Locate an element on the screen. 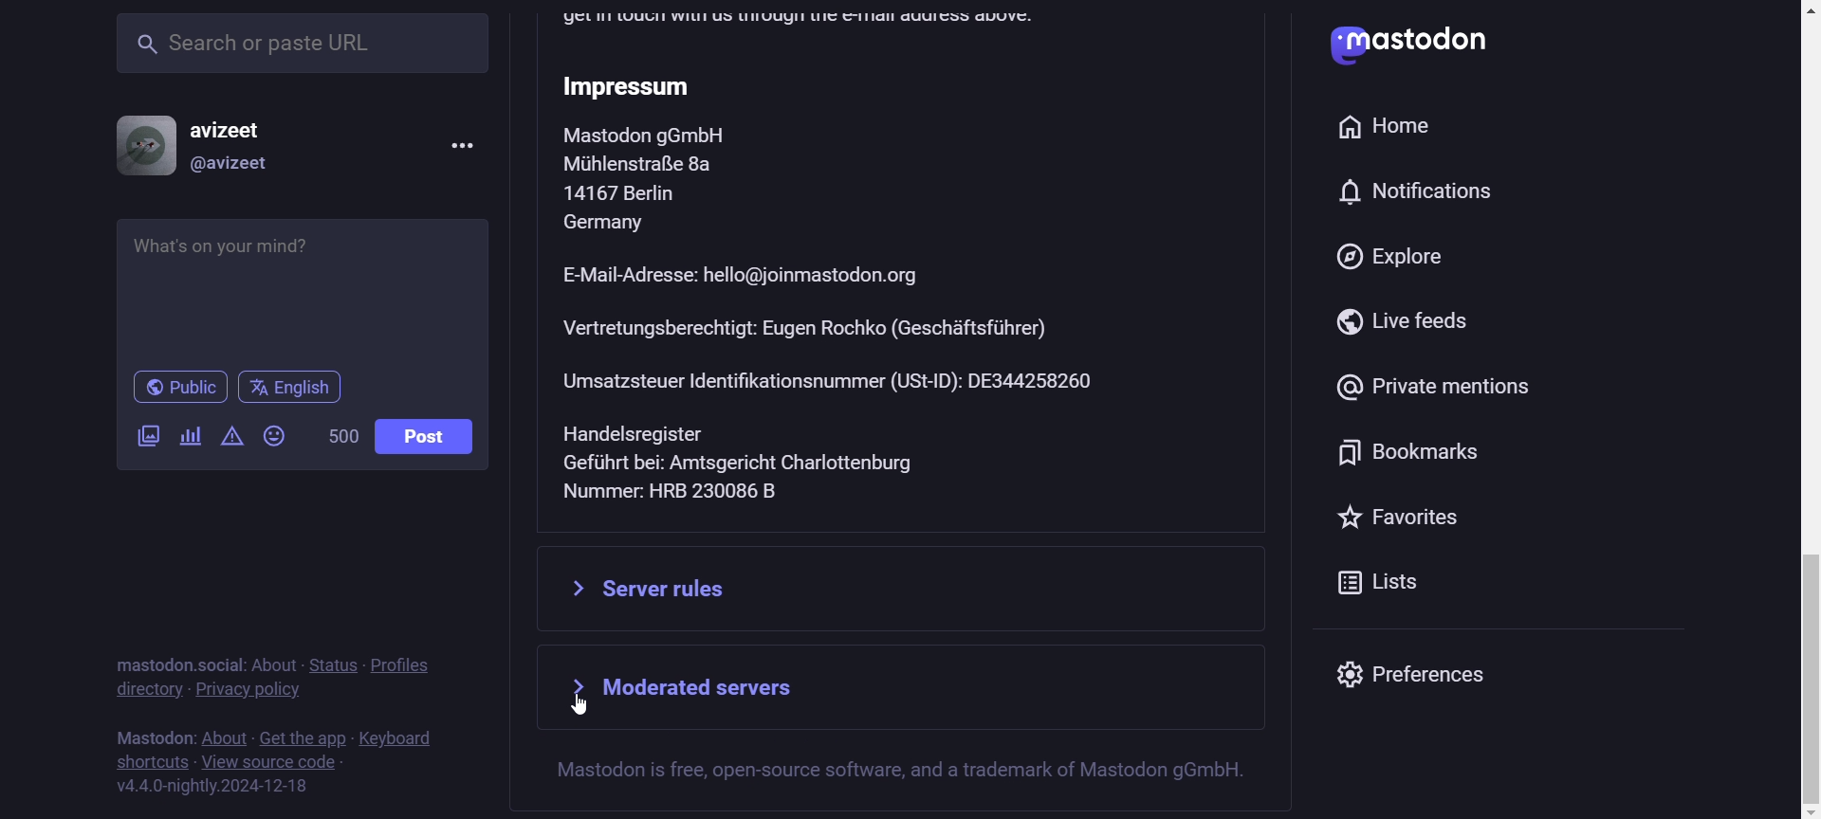 This screenshot has width=1821, height=819. Server Rules is located at coordinates (905, 589).